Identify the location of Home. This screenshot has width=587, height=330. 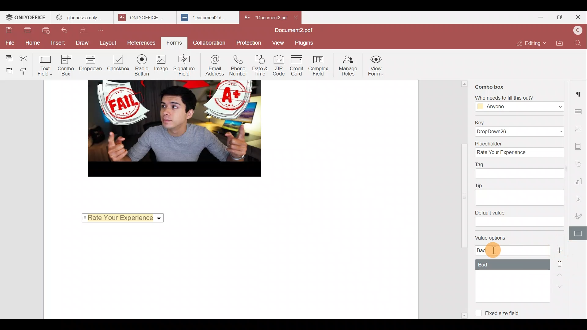
(31, 43).